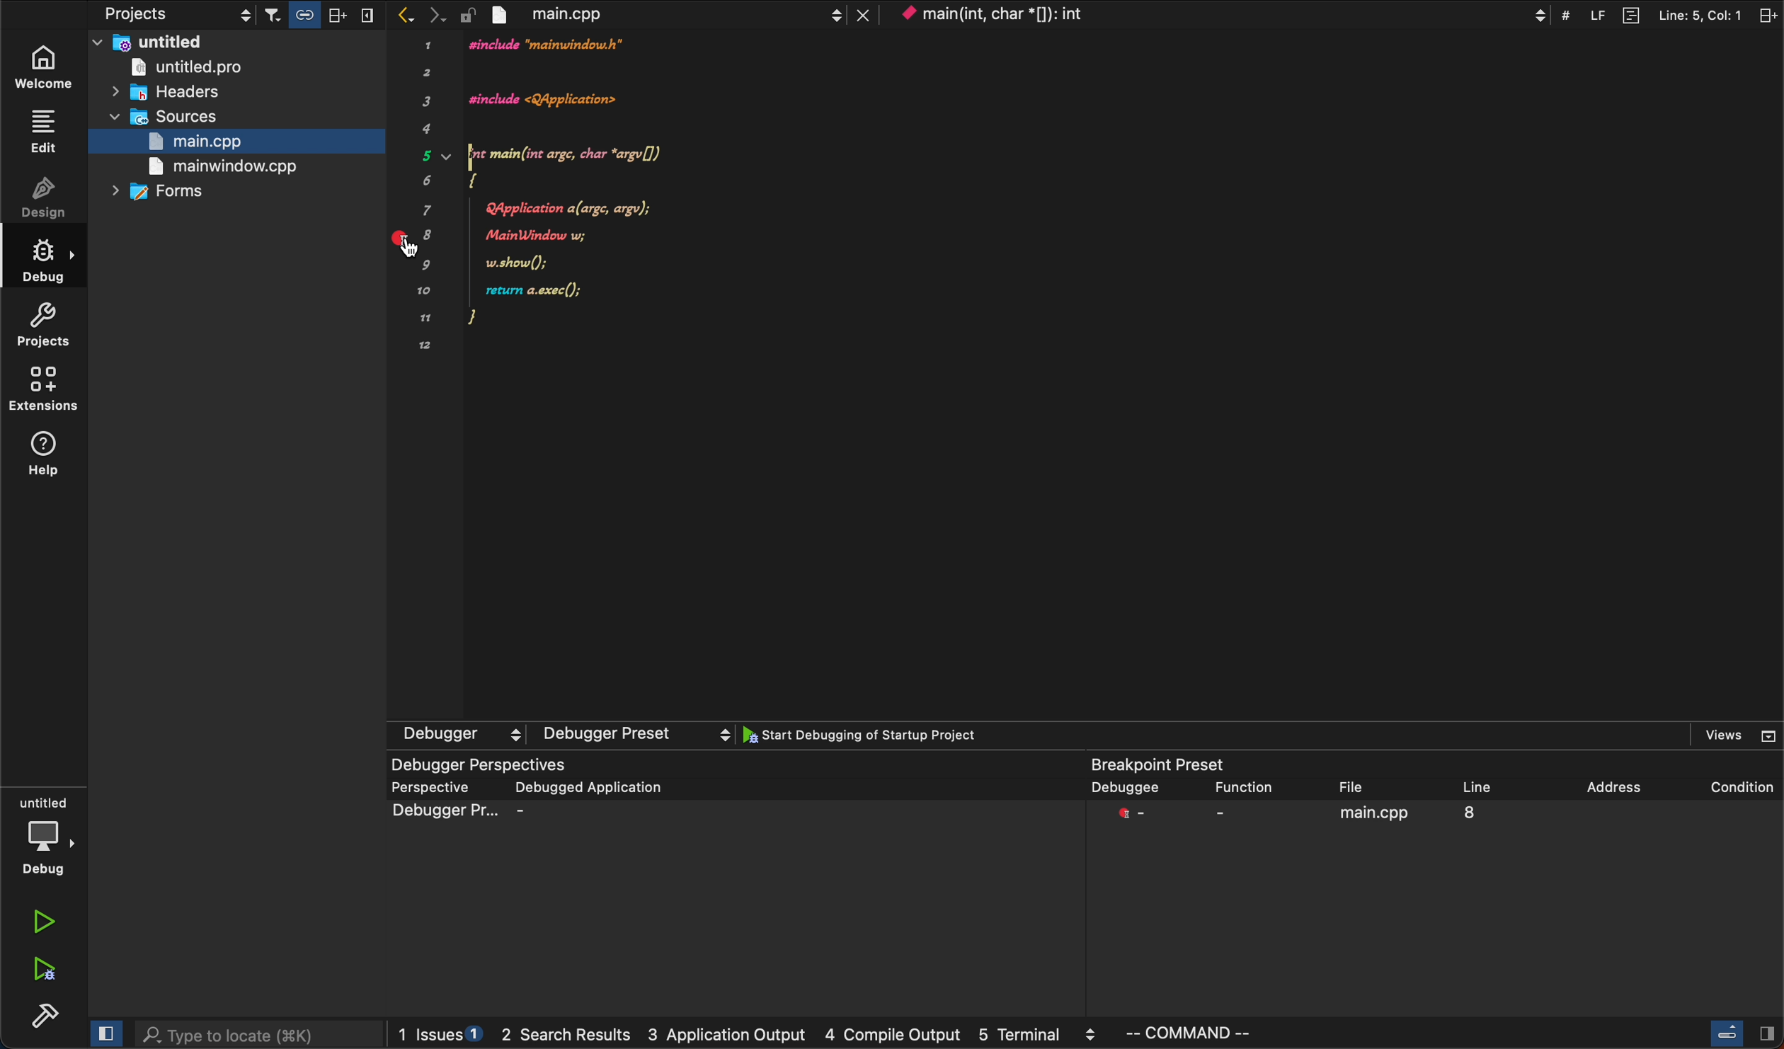 The height and width of the screenshot is (1049, 1784). Describe the element at coordinates (318, 16) in the screenshot. I see `filters` at that location.